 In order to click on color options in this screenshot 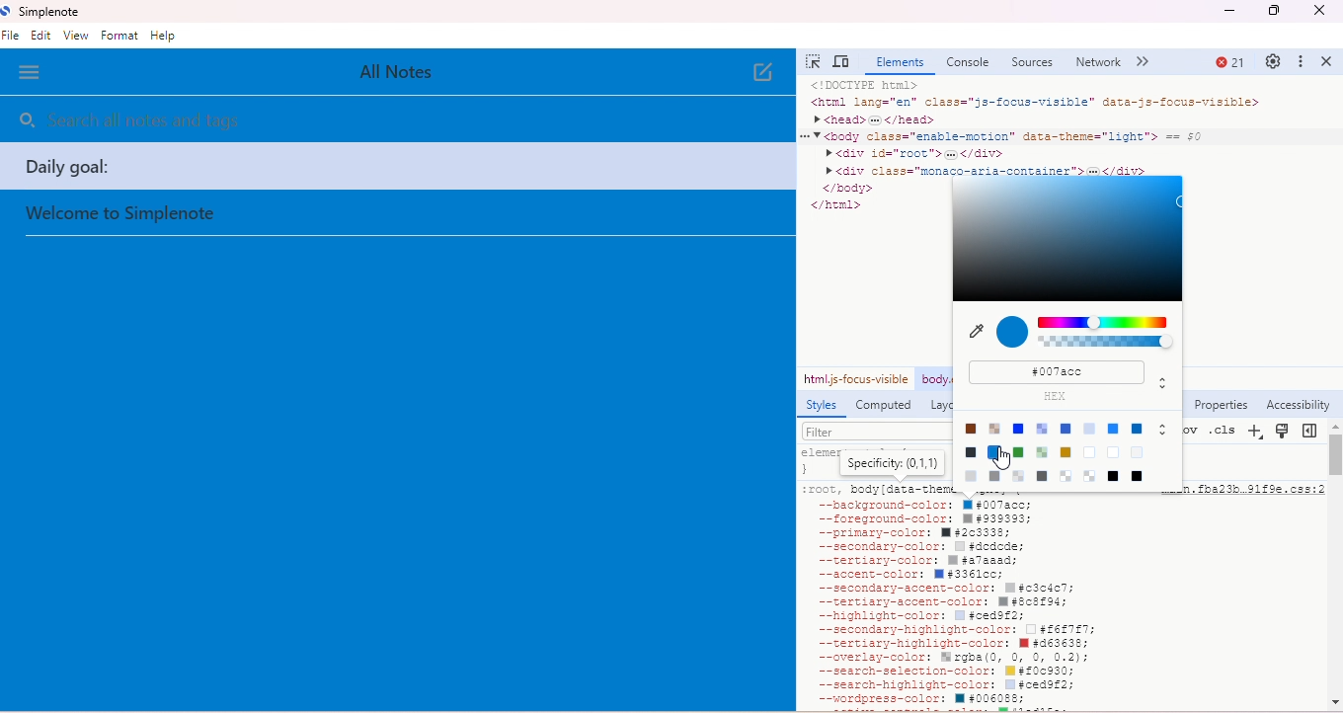, I will do `click(1066, 453)`.